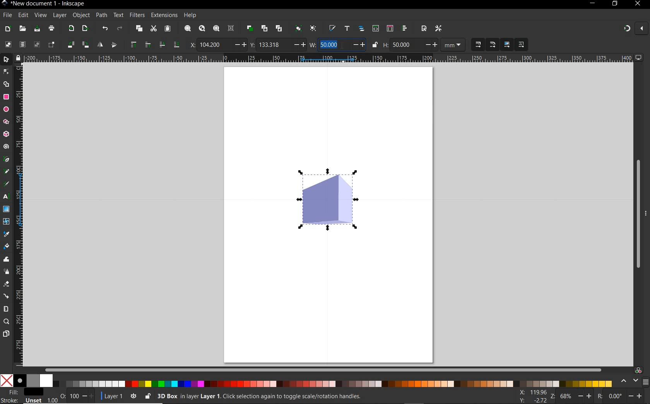  Describe the element at coordinates (168, 29) in the screenshot. I see `paste` at that location.